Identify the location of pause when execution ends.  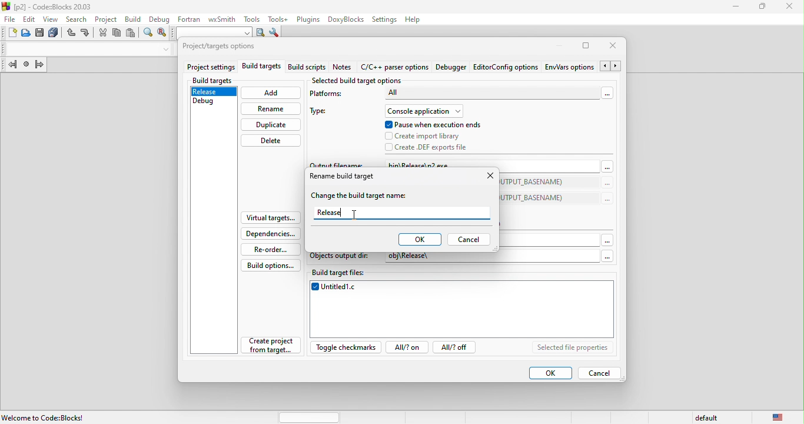
(433, 125).